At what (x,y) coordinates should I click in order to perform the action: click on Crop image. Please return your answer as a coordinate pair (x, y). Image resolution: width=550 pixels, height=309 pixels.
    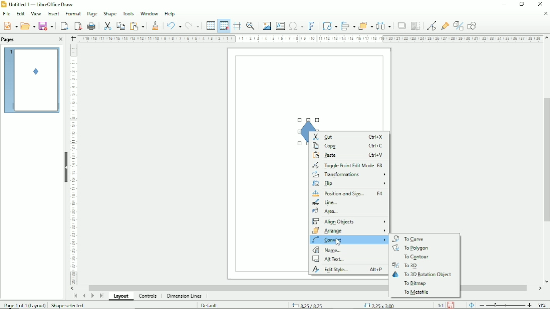
    Looking at the image, I should click on (415, 26).